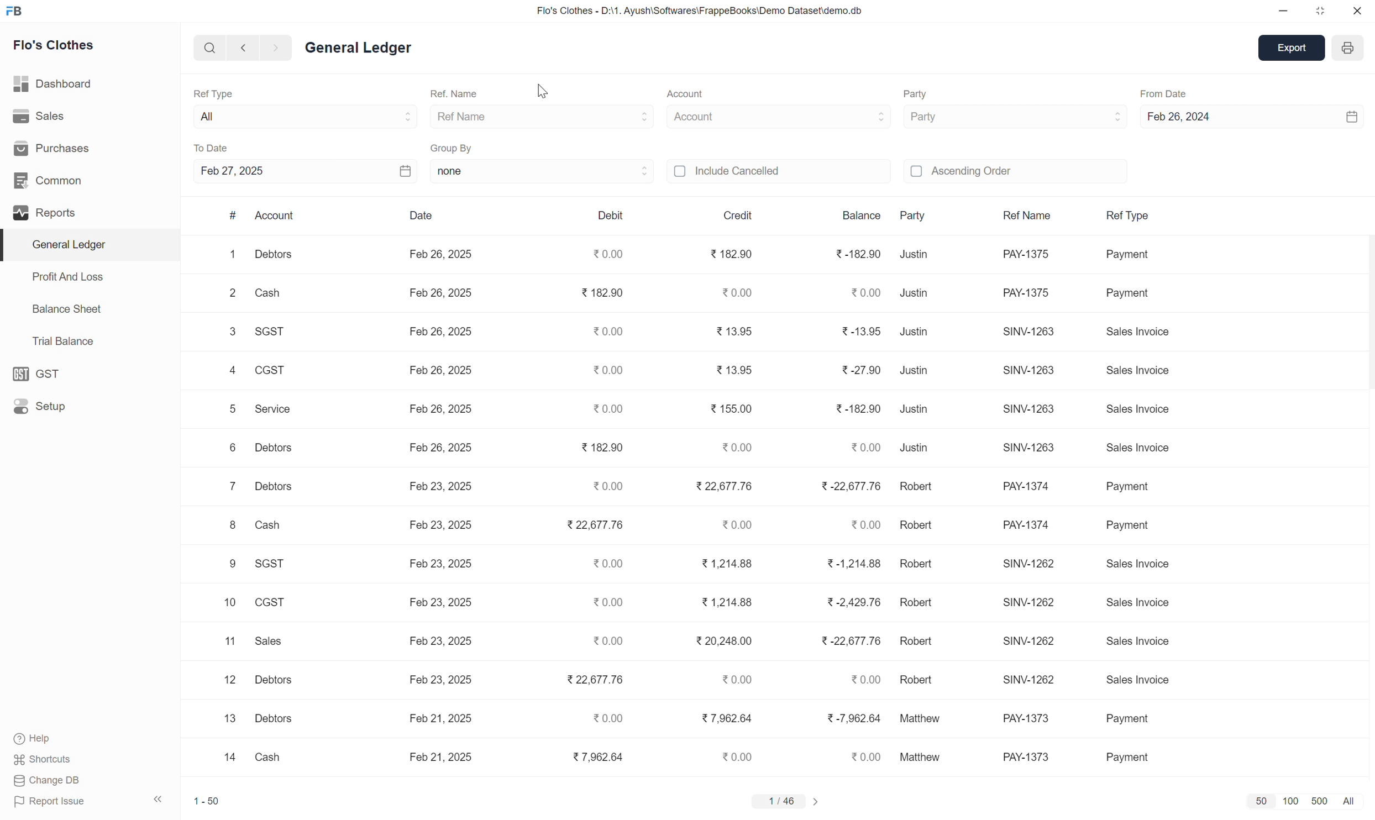 This screenshot has width=1375, height=820. What do you see at coordinates (246, 48) in the screenshot?
I see `previous` at bounding box center [246, 48].